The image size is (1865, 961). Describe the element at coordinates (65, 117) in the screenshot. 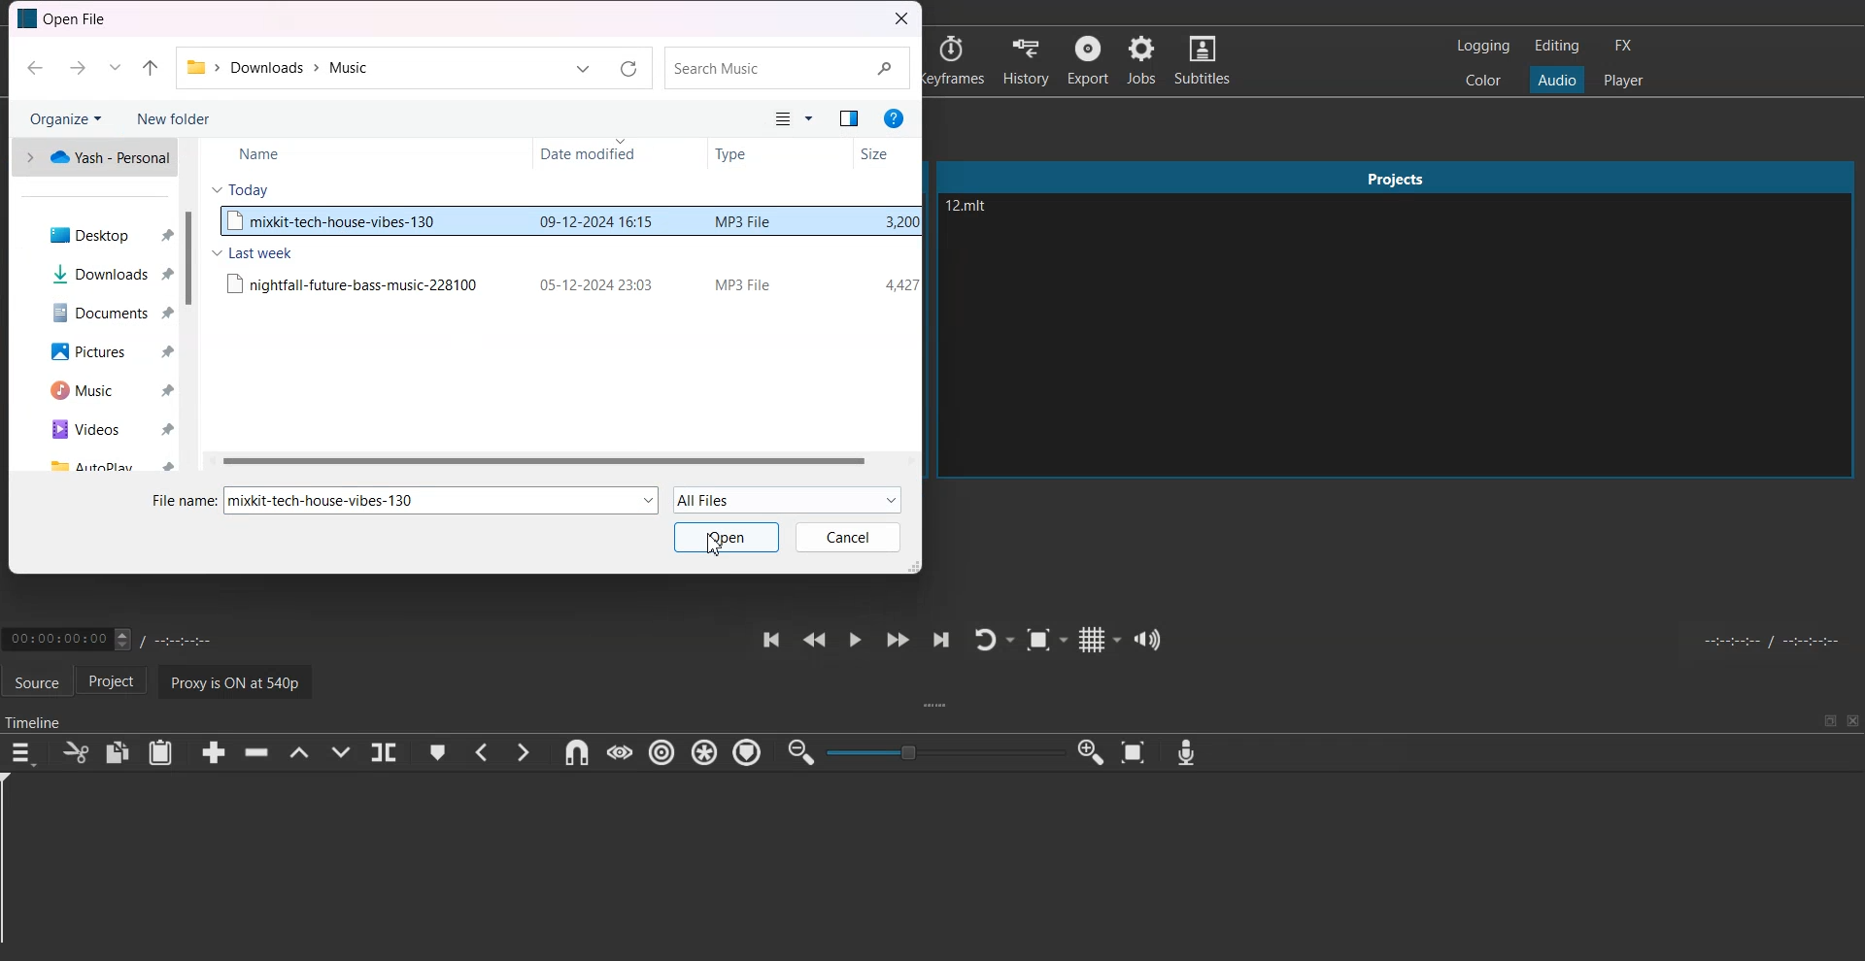

I see `Organize` at that location.